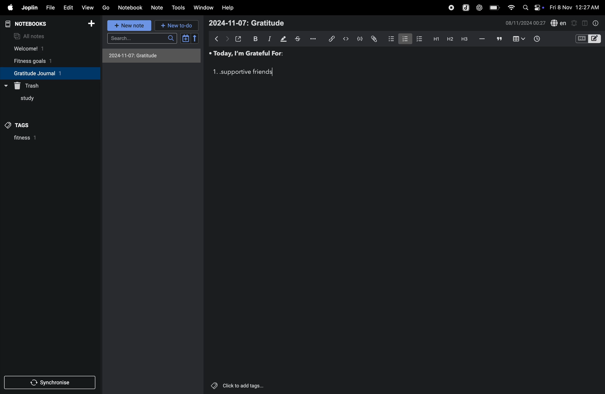 This screenshot has height=394, width=605. Describe the element at coordinates (525, 22) in the screenshot. I see `08/11/2024 00:27` at that location.